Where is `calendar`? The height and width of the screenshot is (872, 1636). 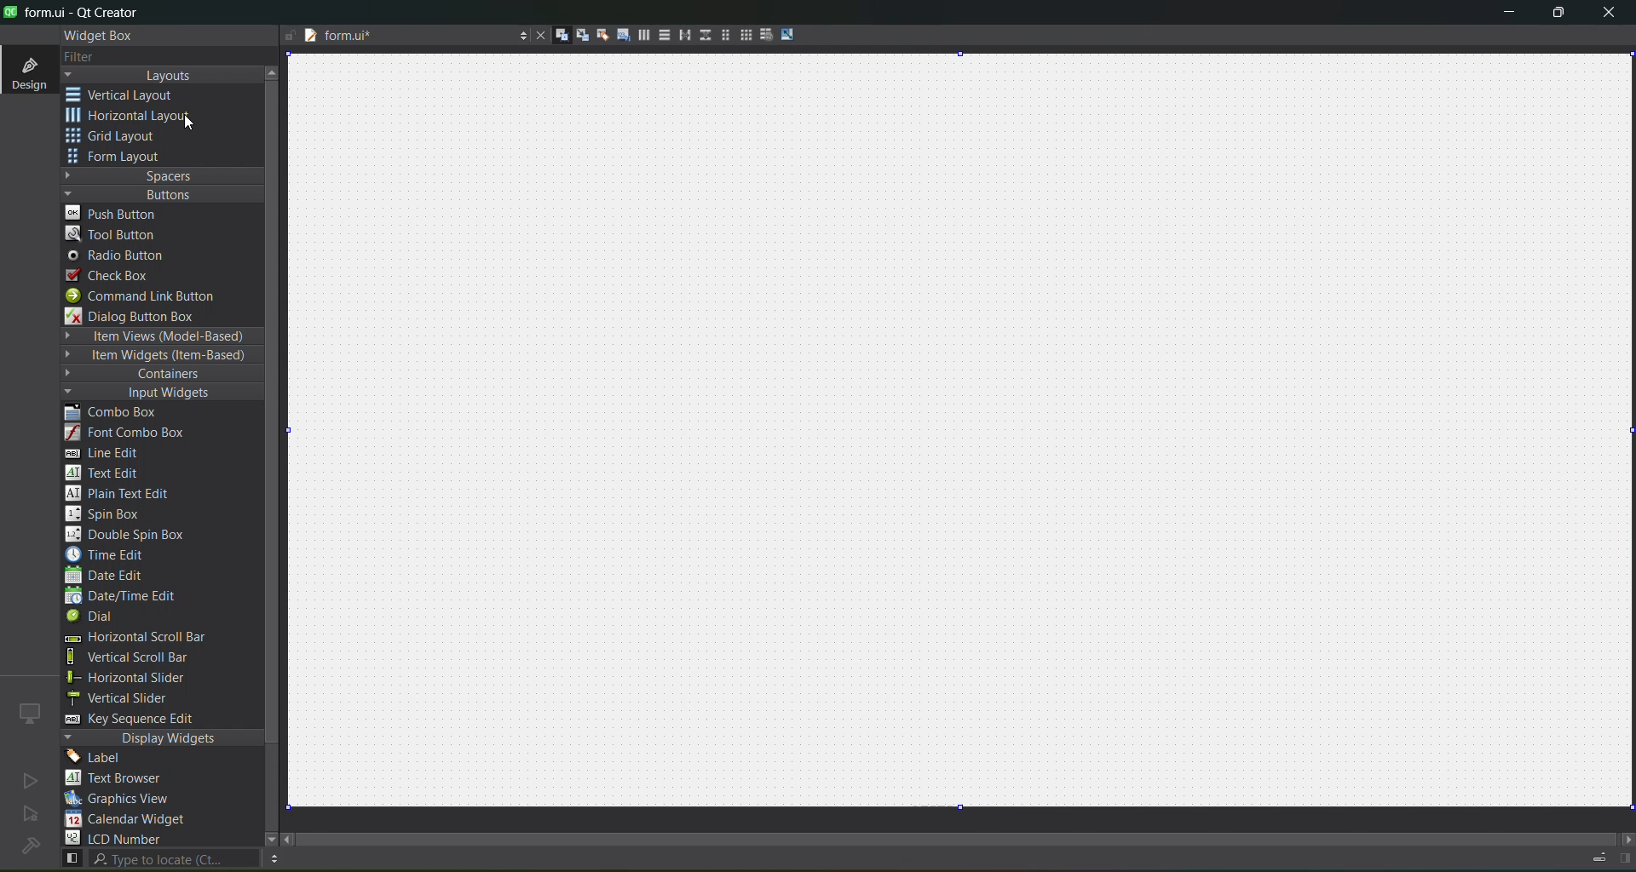
calendar is located at coordinates (128, 821).